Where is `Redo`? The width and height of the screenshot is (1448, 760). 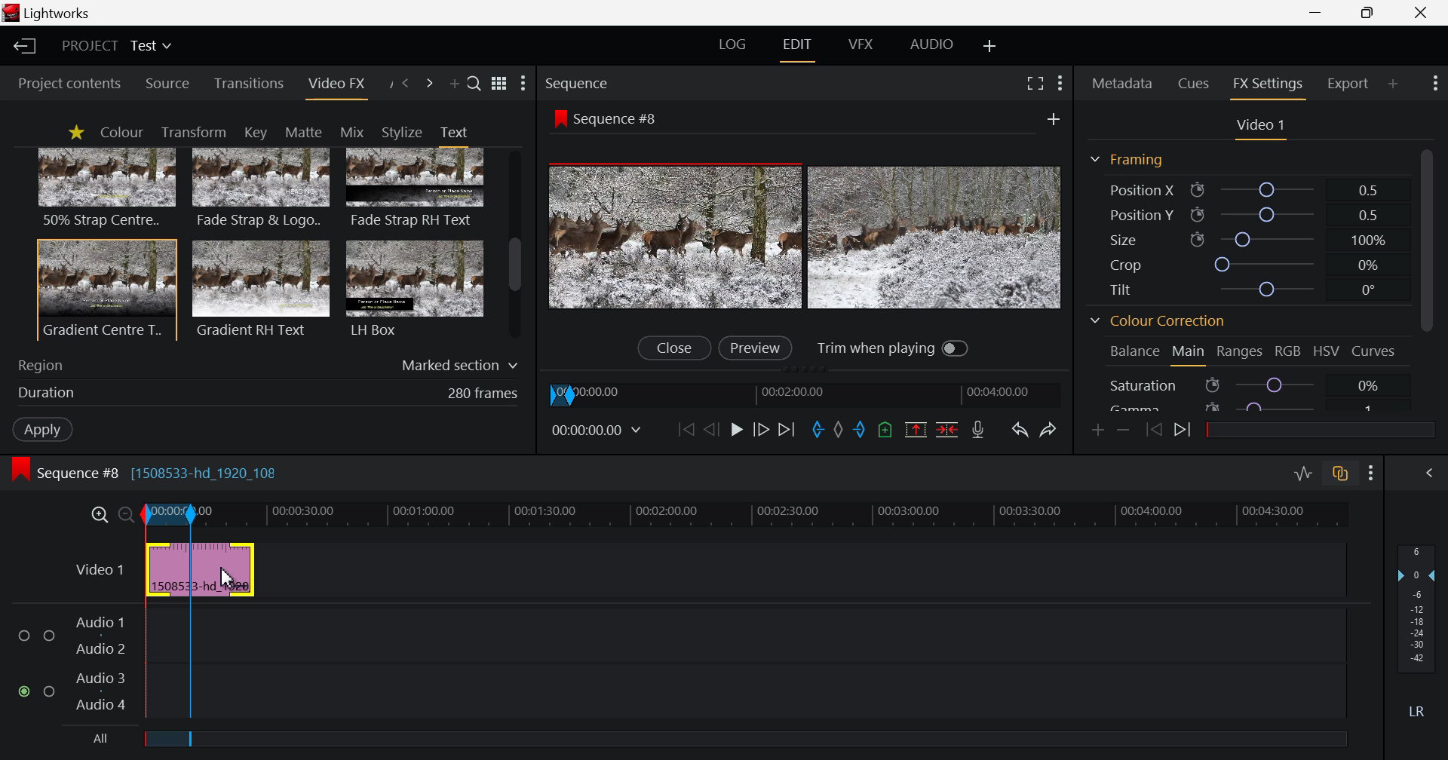 Redo is located at coordinates (1051, 428).